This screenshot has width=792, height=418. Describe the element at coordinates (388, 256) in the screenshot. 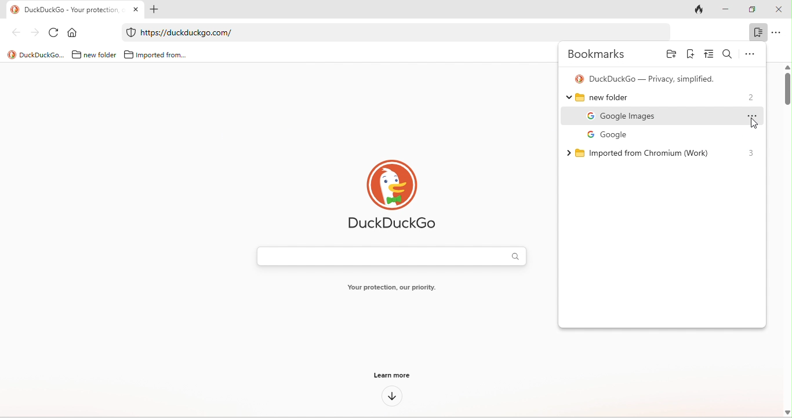

I see `search bar` at that location.